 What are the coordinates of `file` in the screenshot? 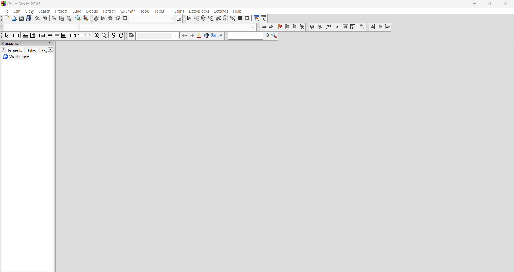 It's located at (5, 11).